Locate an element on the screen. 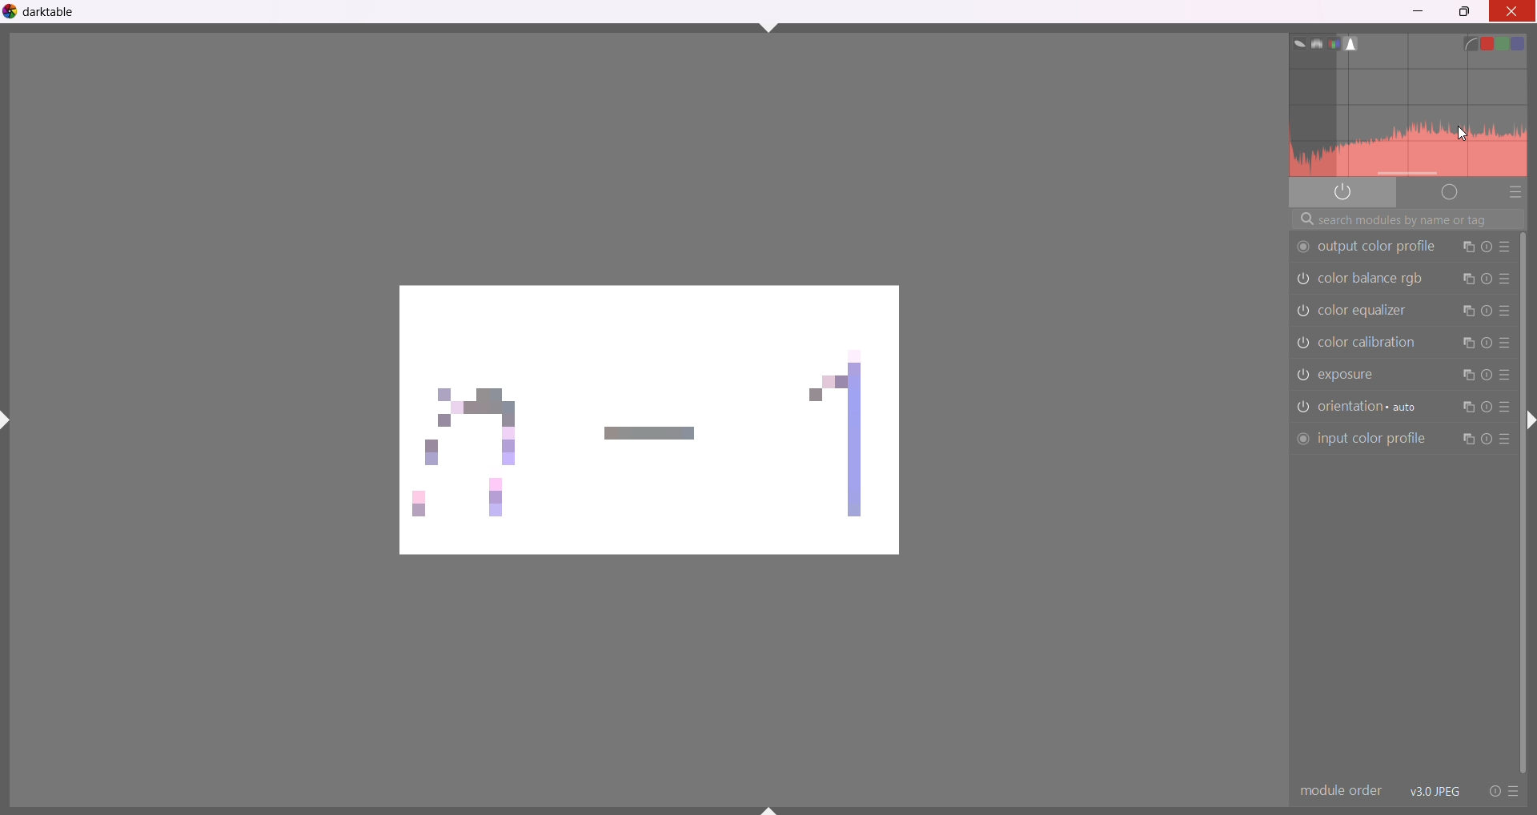 The image size is (1537, 815). color balance switched off is located at coordinates (1302, 343).